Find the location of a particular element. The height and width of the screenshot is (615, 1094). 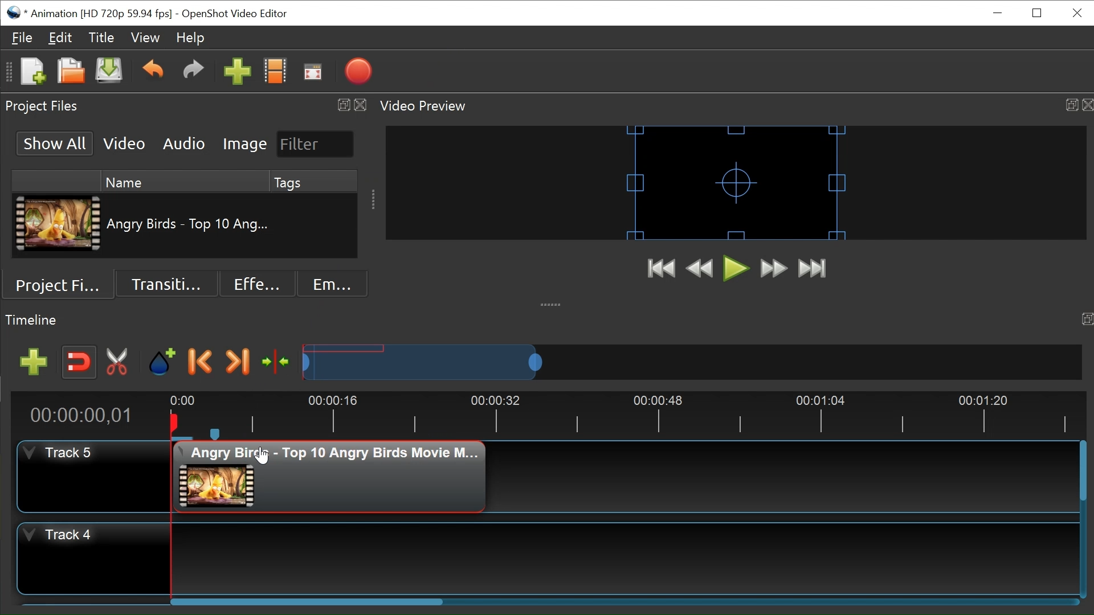

Clip is located at coordinates (337, 476).